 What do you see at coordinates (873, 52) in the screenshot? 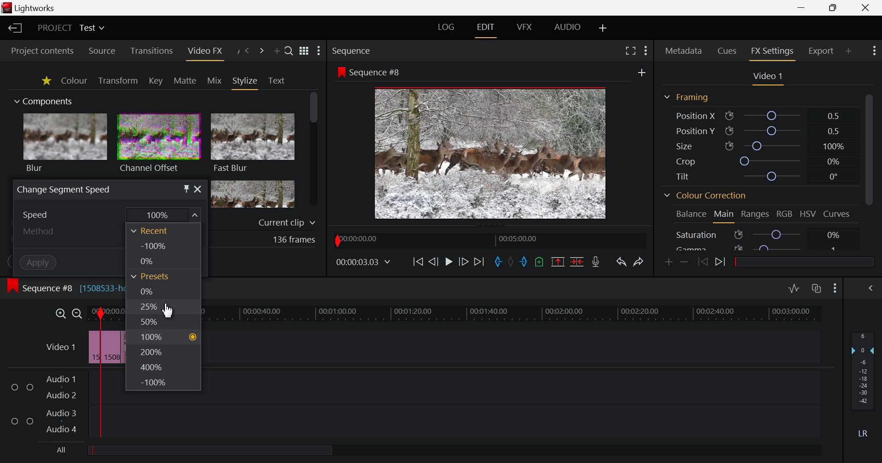
I see `Show Settings` at bounding box center [873, 52].